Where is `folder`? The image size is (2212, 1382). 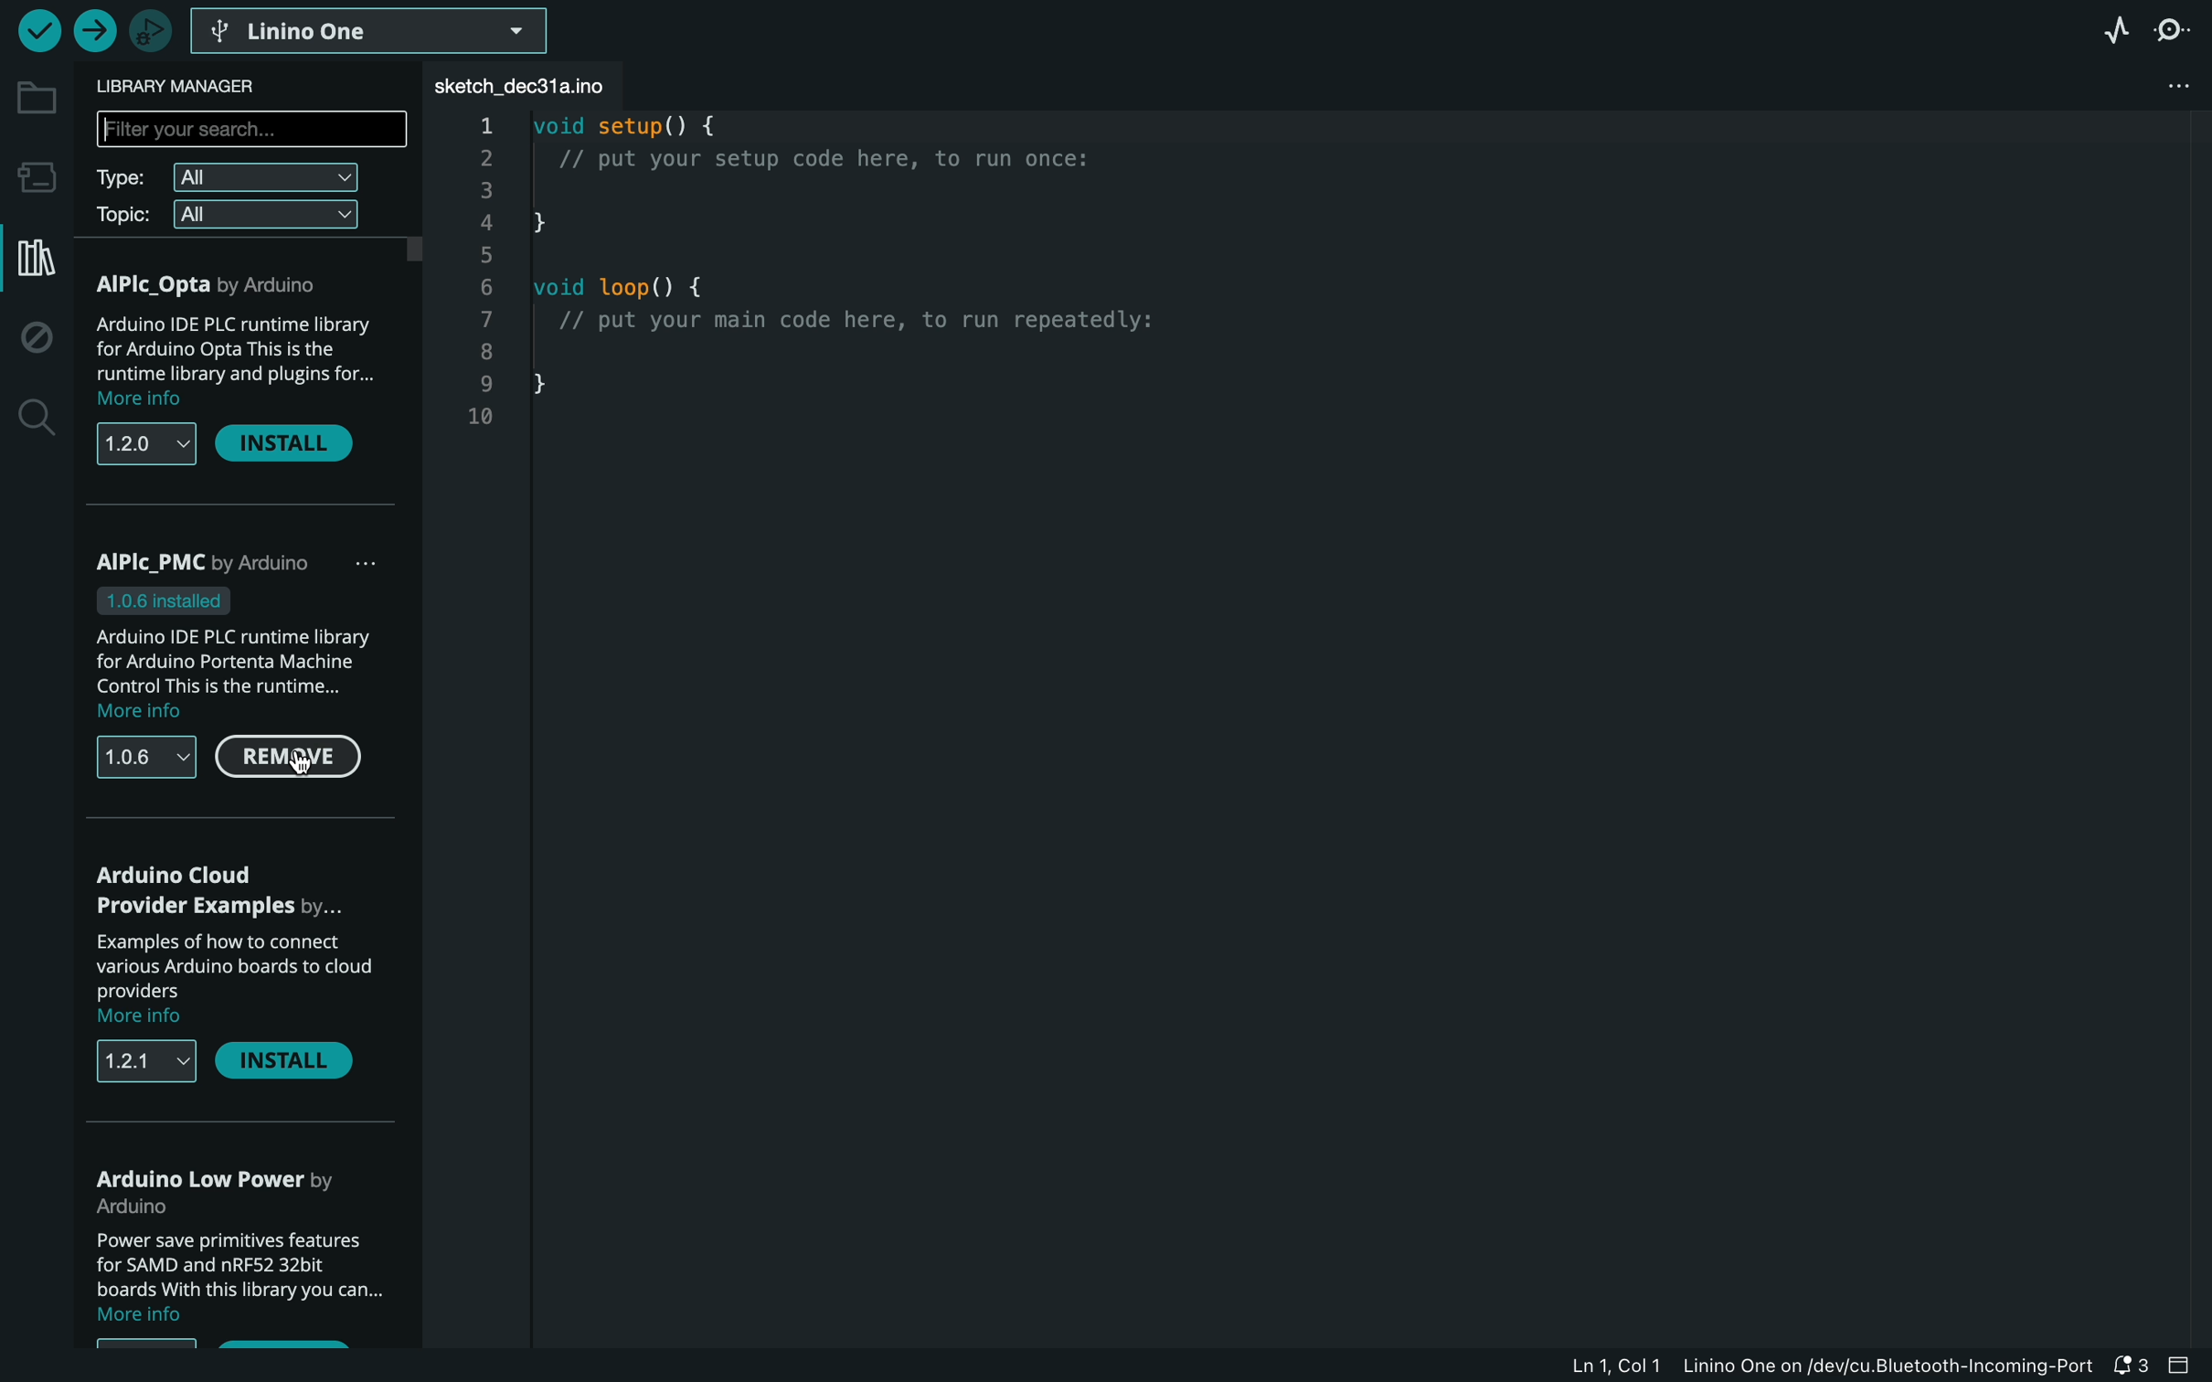
folder is located at coordinates (35, 97).